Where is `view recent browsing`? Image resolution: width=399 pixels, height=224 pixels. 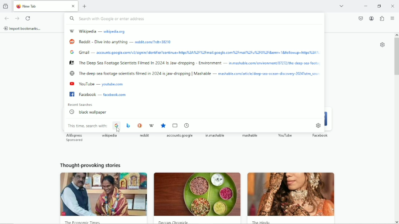
view recent browsing is located at coordinates (5, 6).